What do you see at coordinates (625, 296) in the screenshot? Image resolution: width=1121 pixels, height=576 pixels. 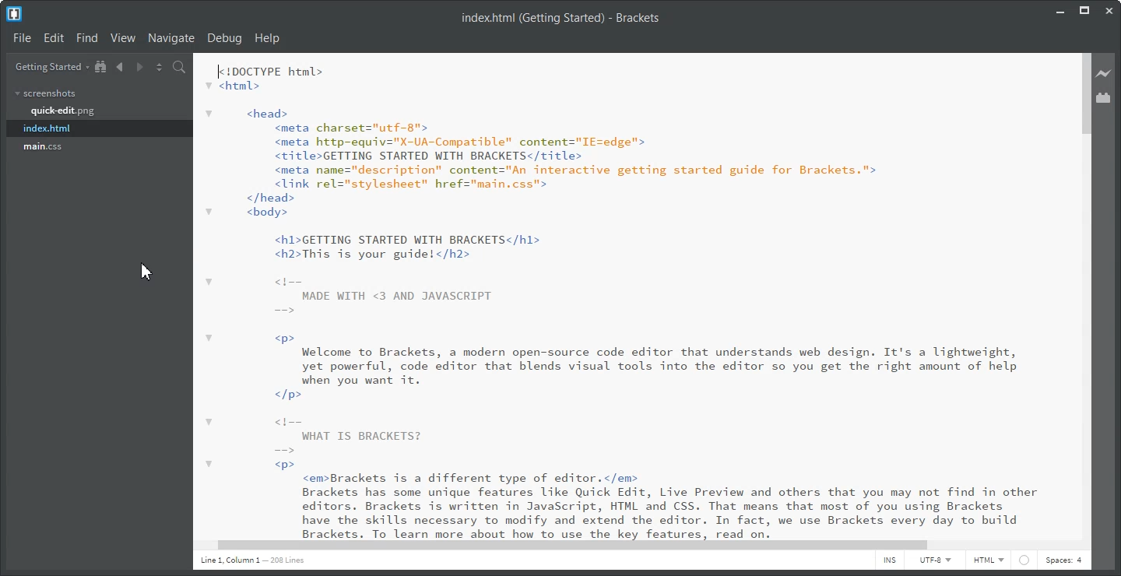 I see `code editor` at bounding box center [625, 296].